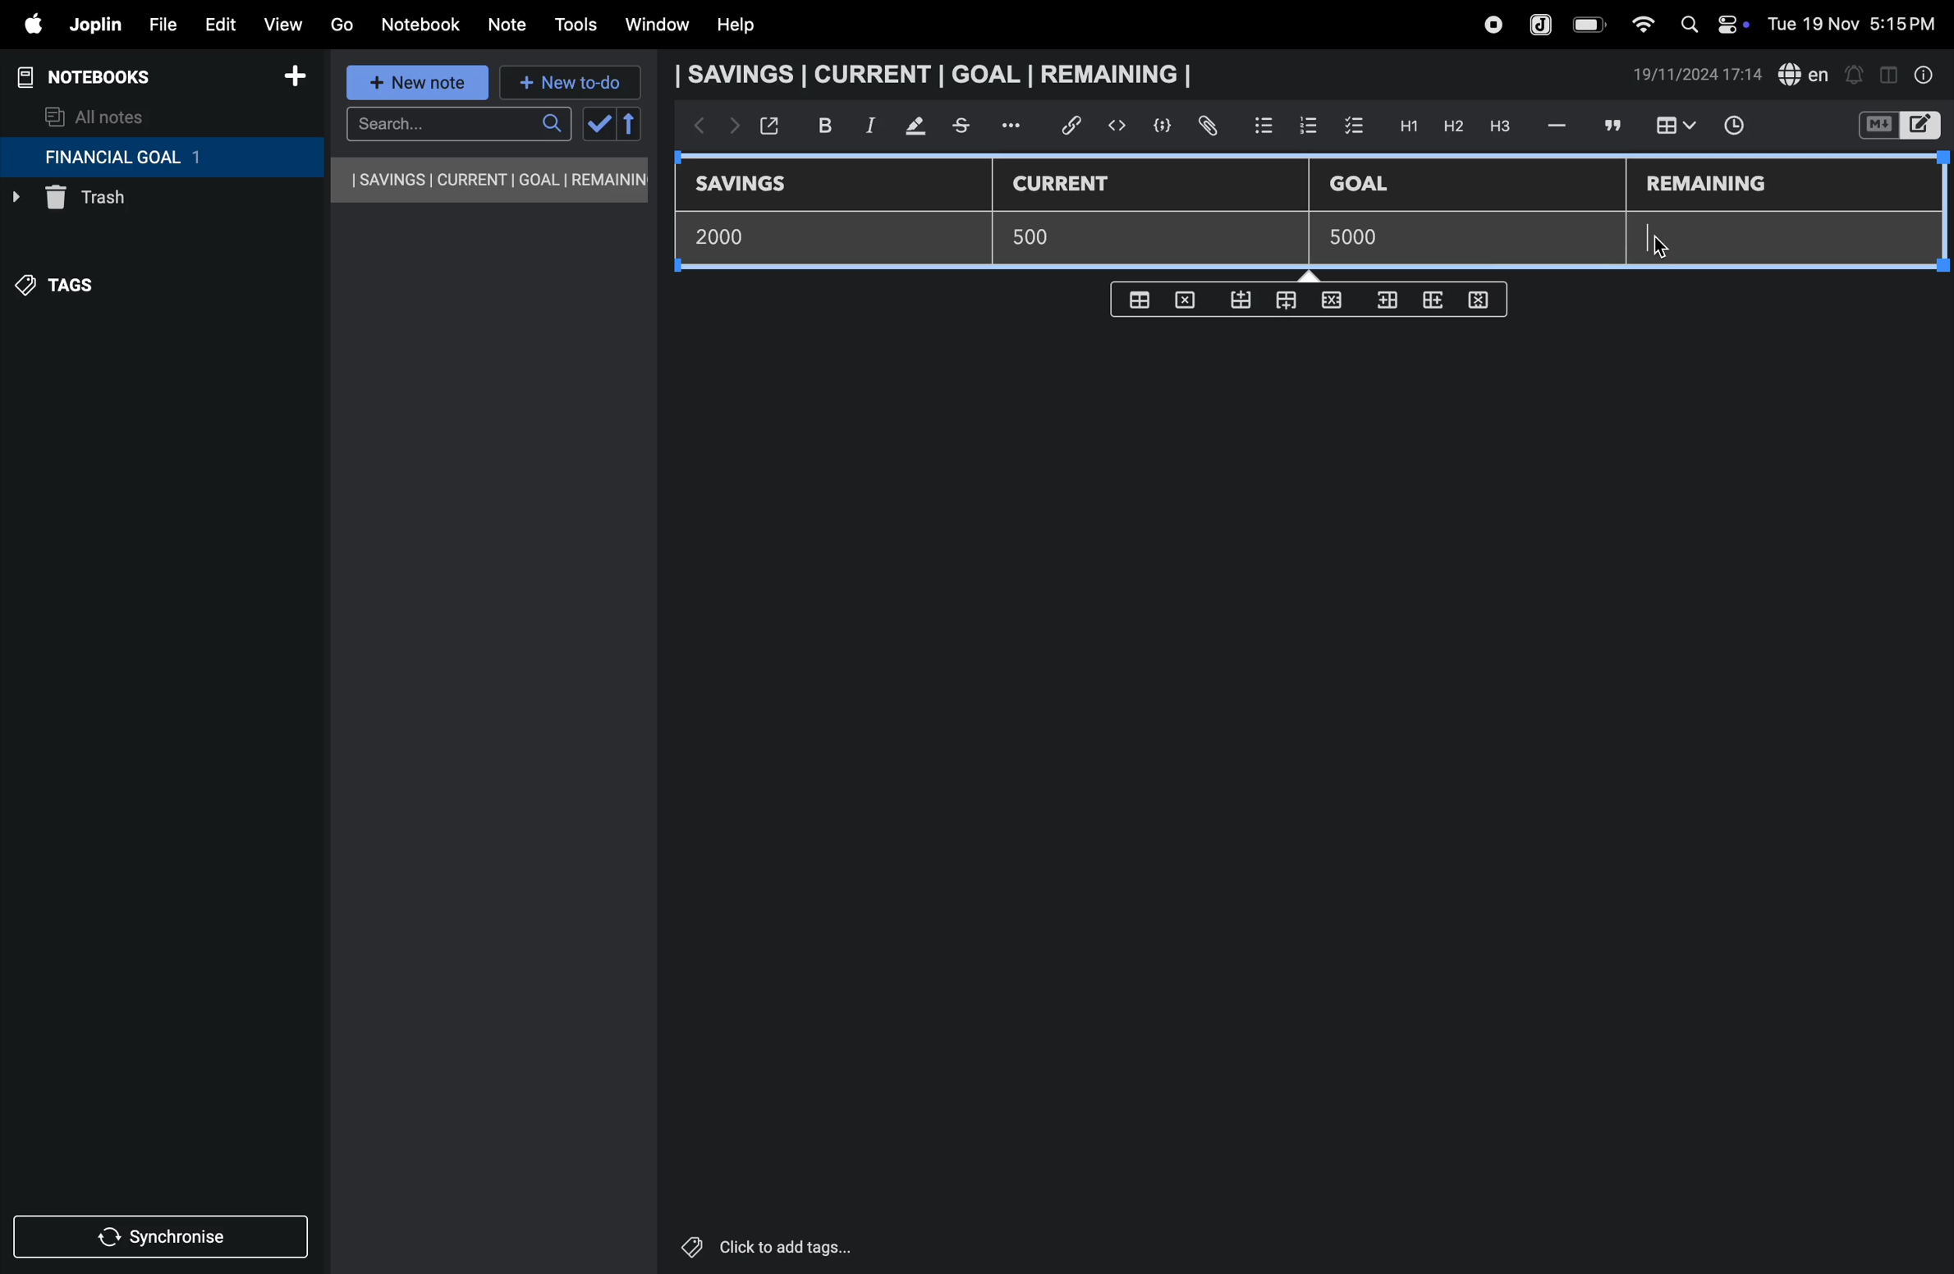 This screenshot has width=1954, height=1274. Describe the element at coordinates (1349, 238) in the screenshot. I see `500` at that location.